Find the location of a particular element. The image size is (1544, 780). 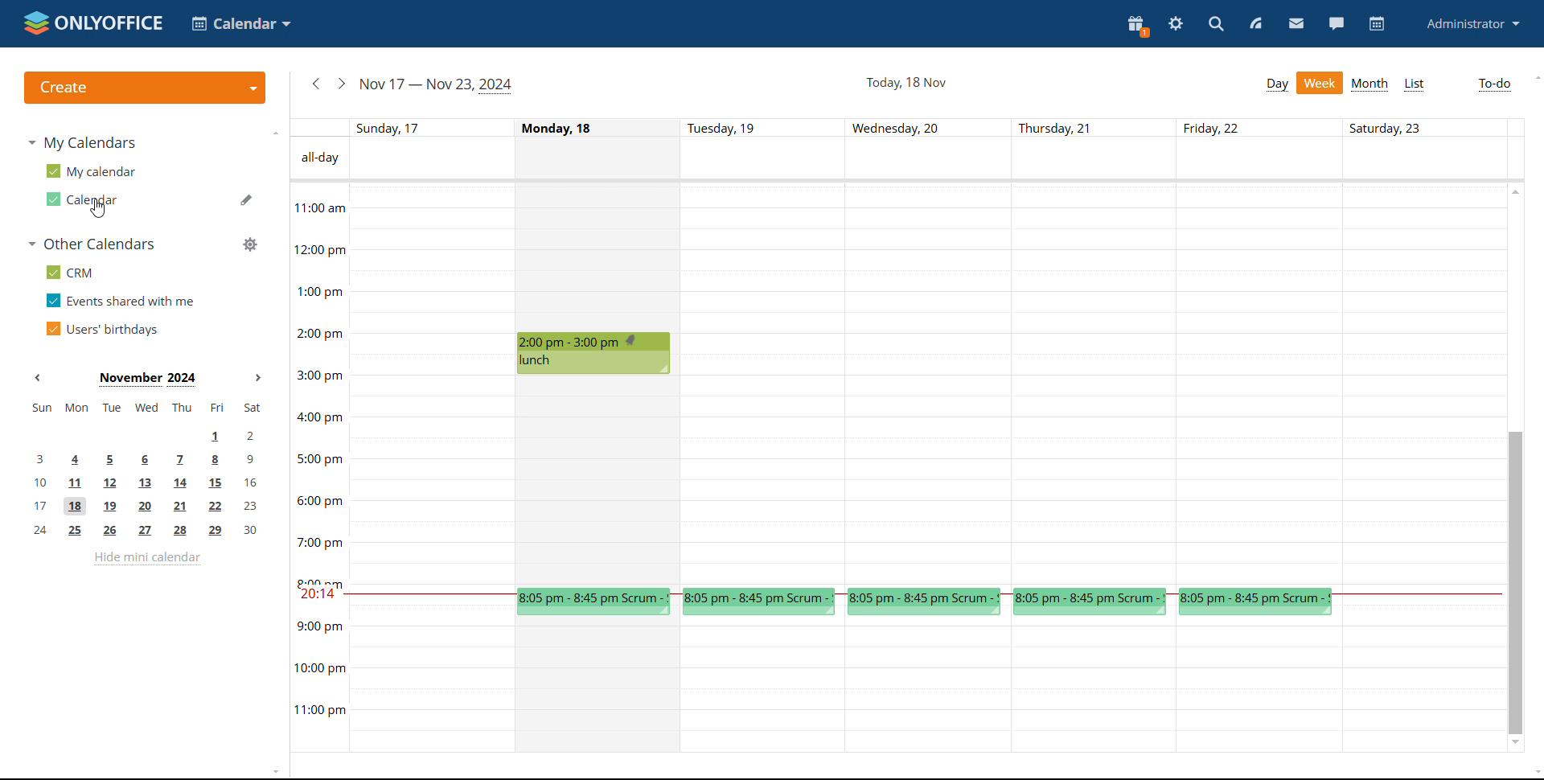

next month is located at coordinates (259, 377).